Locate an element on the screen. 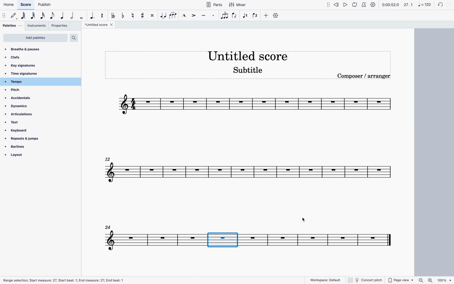  layout is located at coordinates (37, 155).